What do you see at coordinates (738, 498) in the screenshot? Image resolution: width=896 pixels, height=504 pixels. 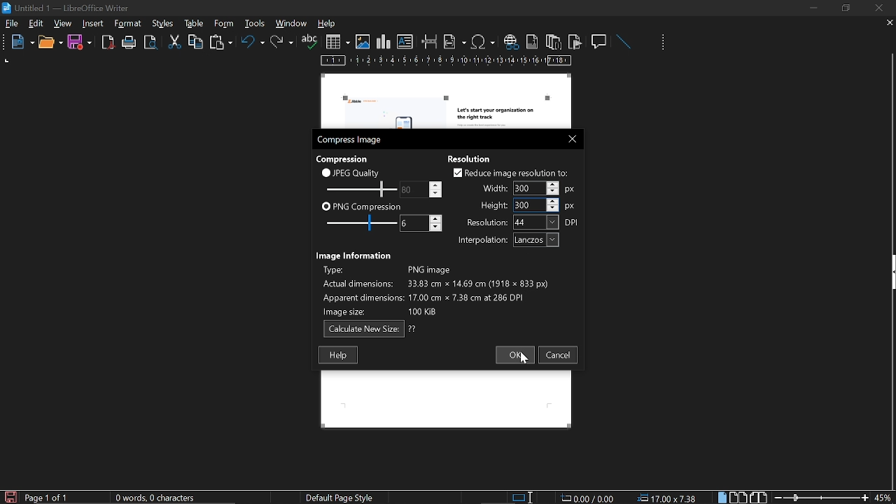 I see `multiple page view` at bounding box center [738, 498].